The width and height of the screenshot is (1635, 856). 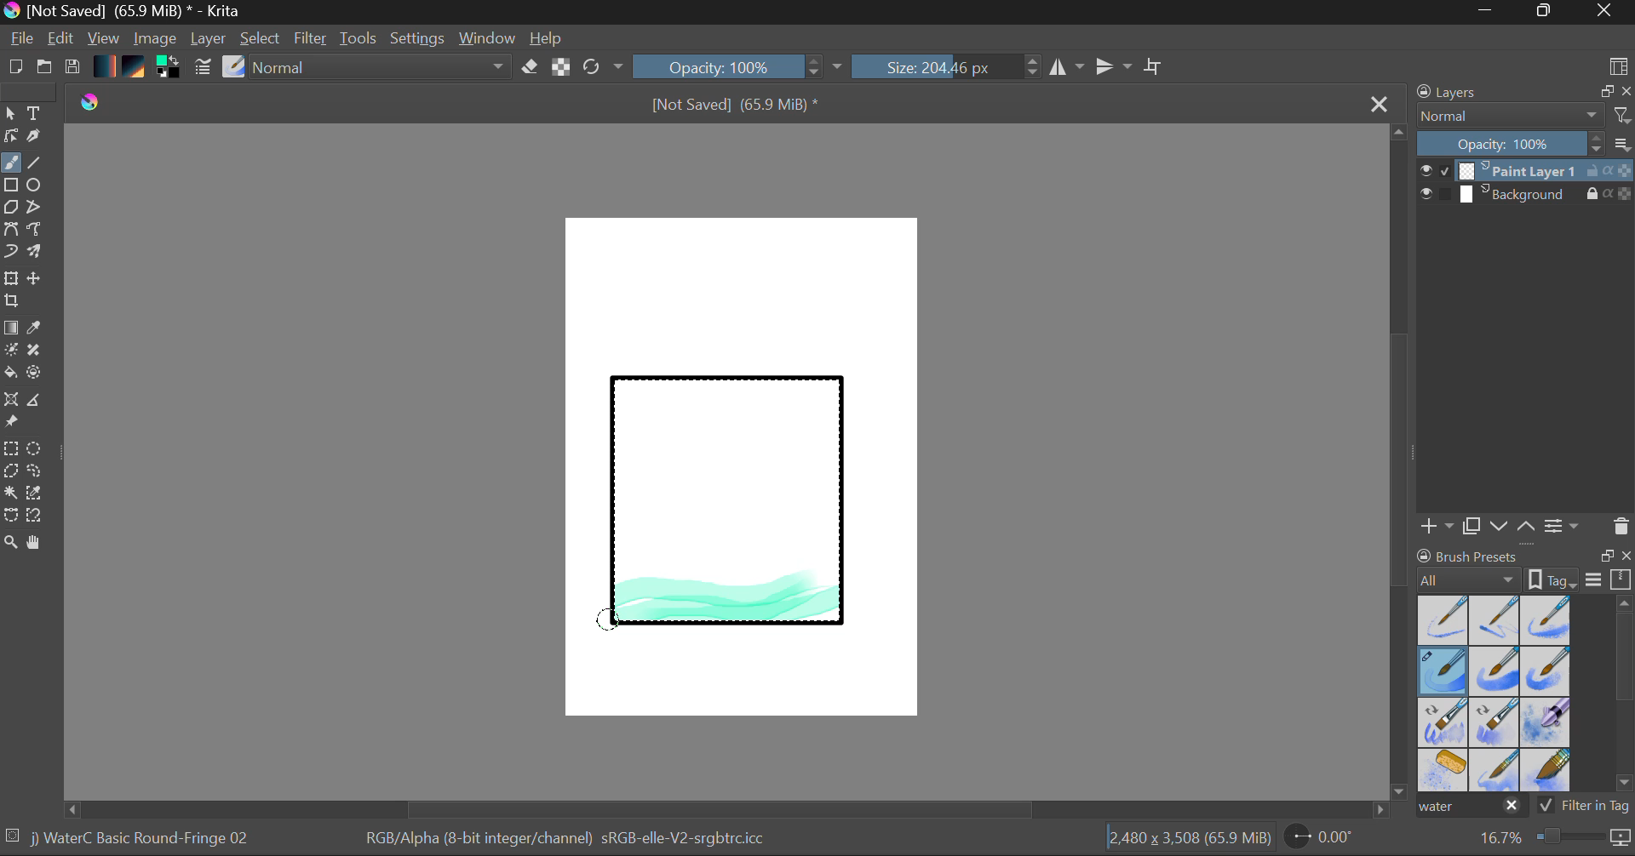 What do you see at coordinates (22, 41) in the screenshot?
I see `File` at bounding box center [22, 41].